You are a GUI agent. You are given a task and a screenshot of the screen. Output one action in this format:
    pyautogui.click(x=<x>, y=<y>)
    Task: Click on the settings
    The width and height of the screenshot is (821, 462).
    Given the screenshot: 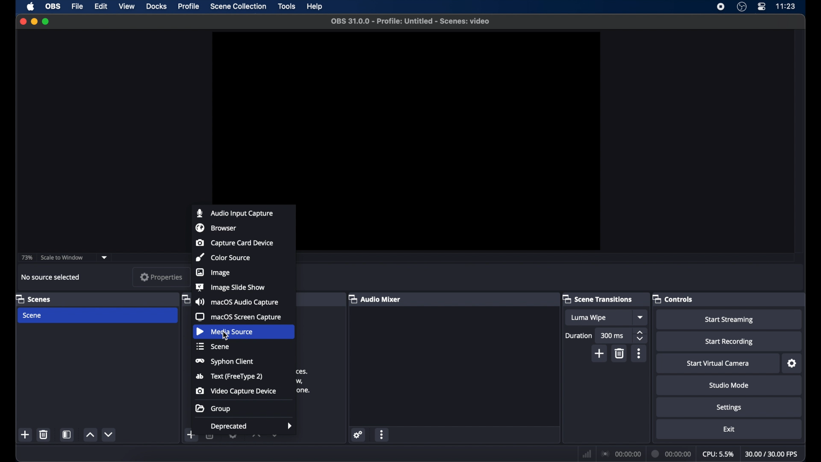 What is the action you would take?
    pyautogui.click(x=793, y=364)
    